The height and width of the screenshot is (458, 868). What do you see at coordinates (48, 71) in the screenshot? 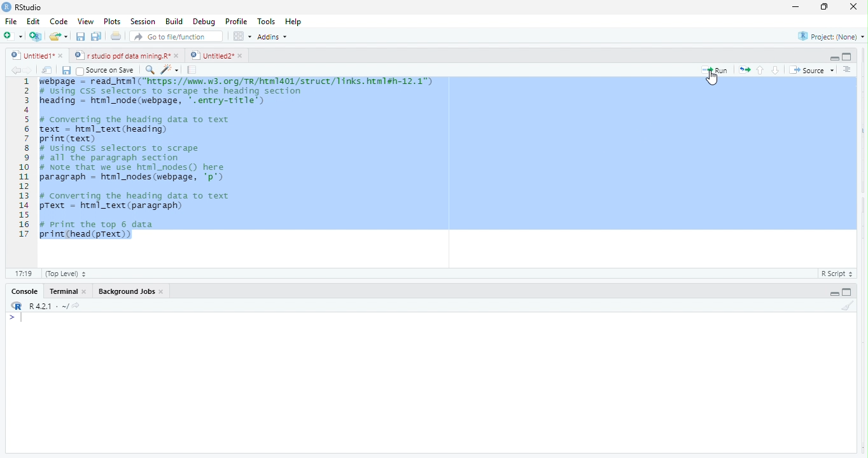
I see `show in new window` at bounding box center [48, 71].